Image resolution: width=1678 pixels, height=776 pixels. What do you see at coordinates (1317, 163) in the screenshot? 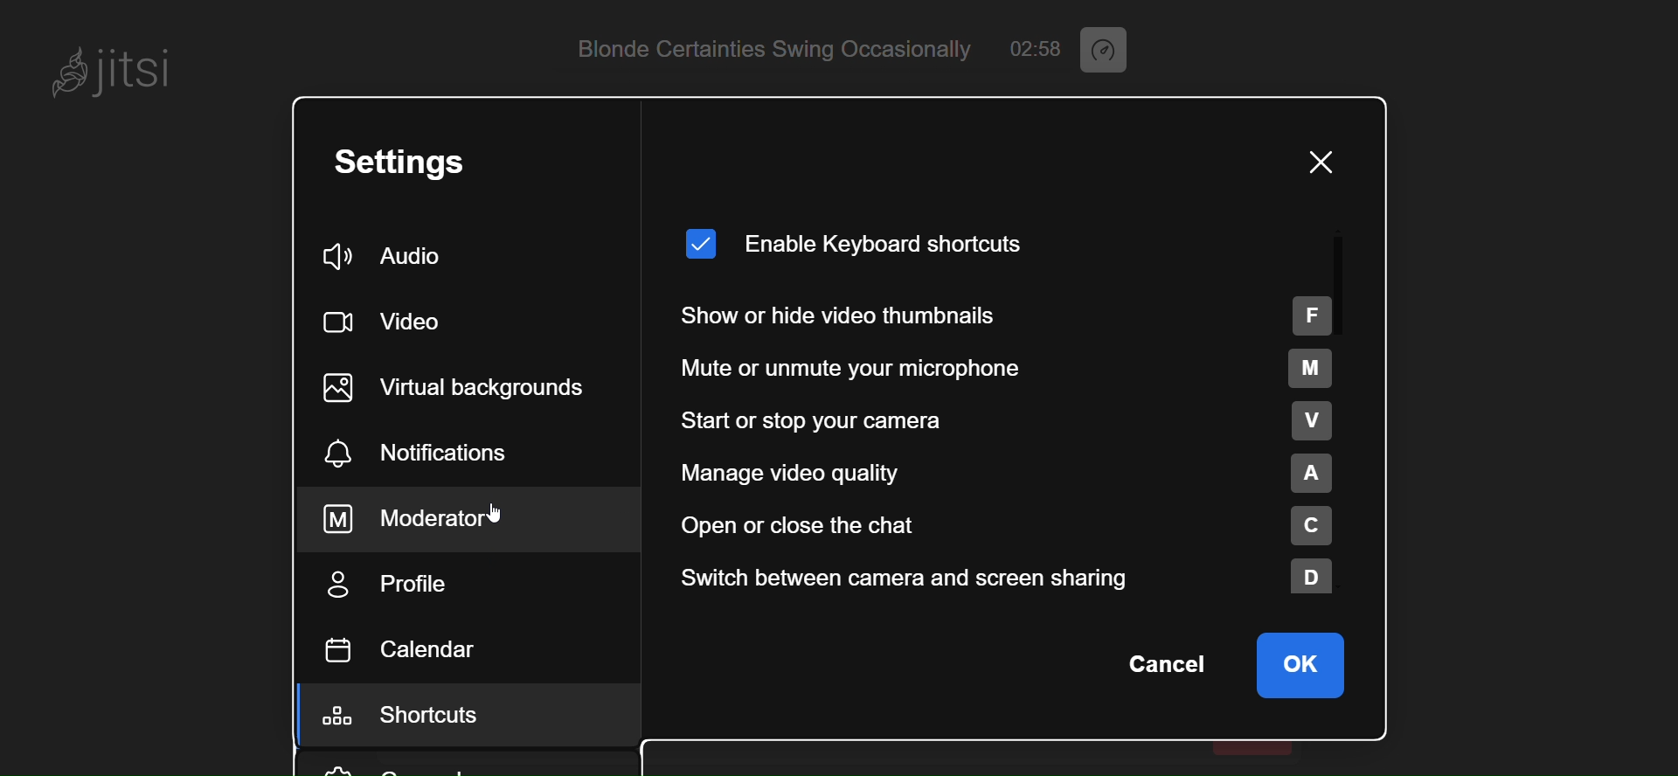
I see `close window` at bounding box center [1317, 163].